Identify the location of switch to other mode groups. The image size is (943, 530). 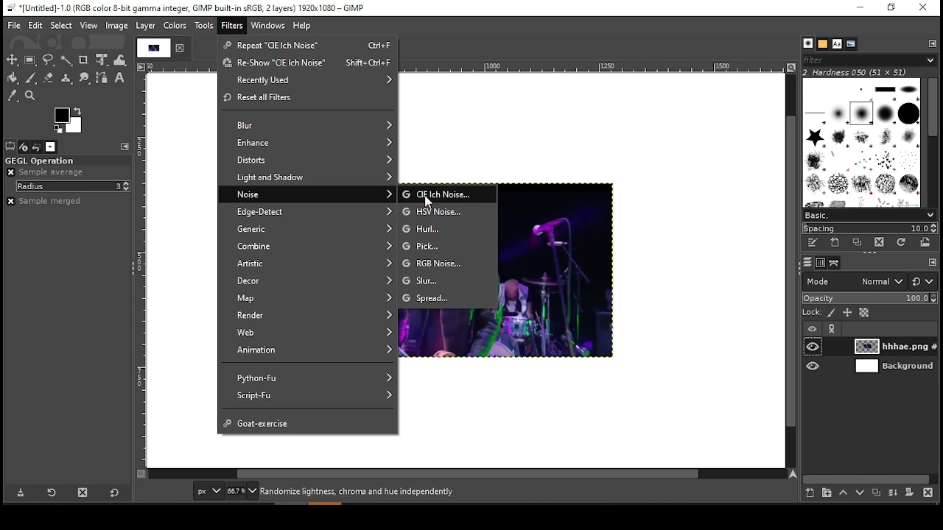
(924, 280).